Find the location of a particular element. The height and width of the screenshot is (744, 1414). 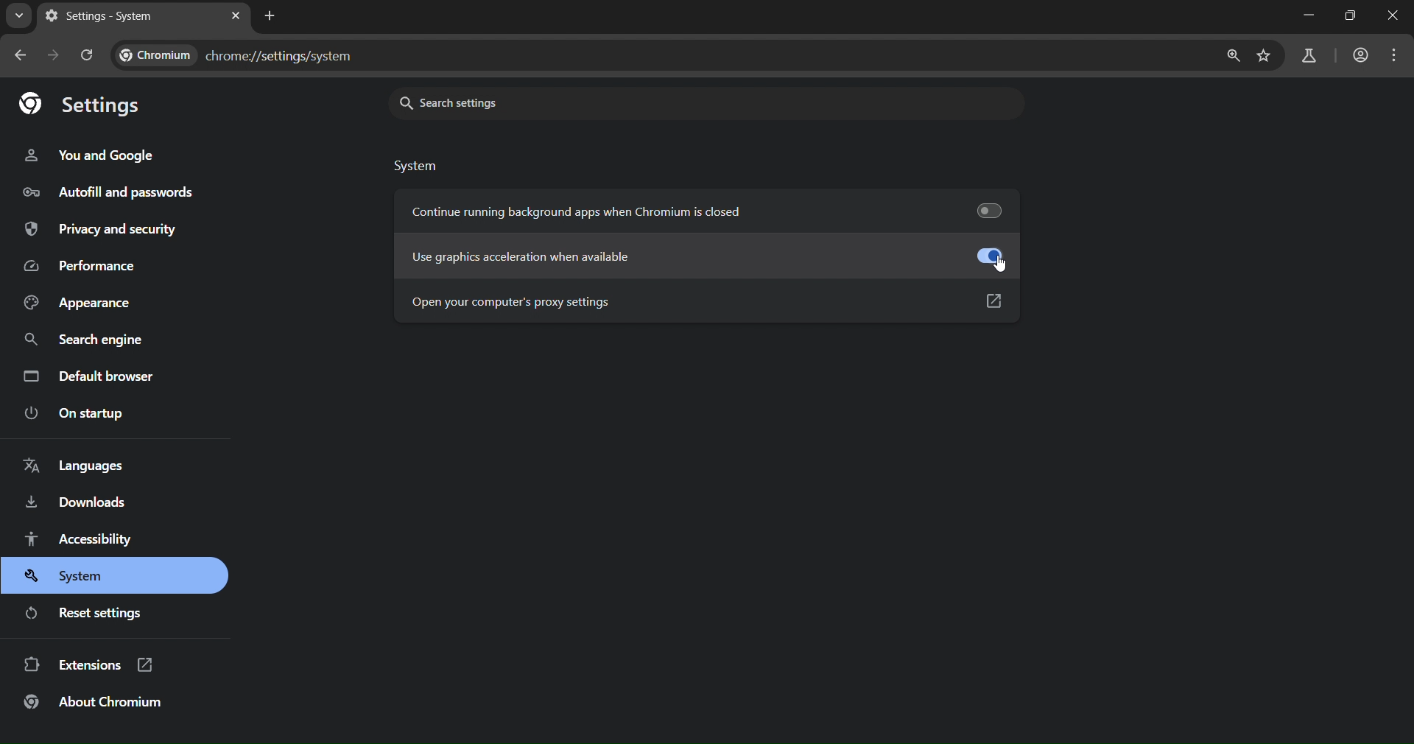

Minimize is located at coordinates (1307, 15).